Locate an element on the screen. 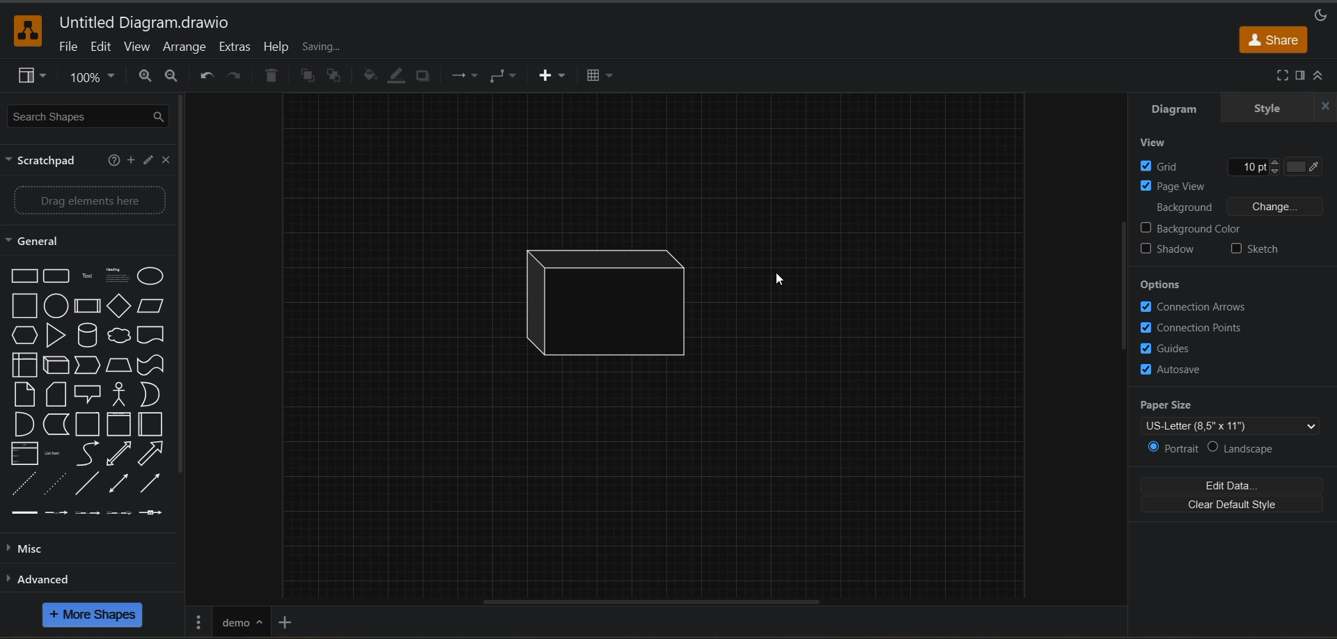 The width and height of the screenshot is (1337, 639). help is located at coordinates (114, 161).